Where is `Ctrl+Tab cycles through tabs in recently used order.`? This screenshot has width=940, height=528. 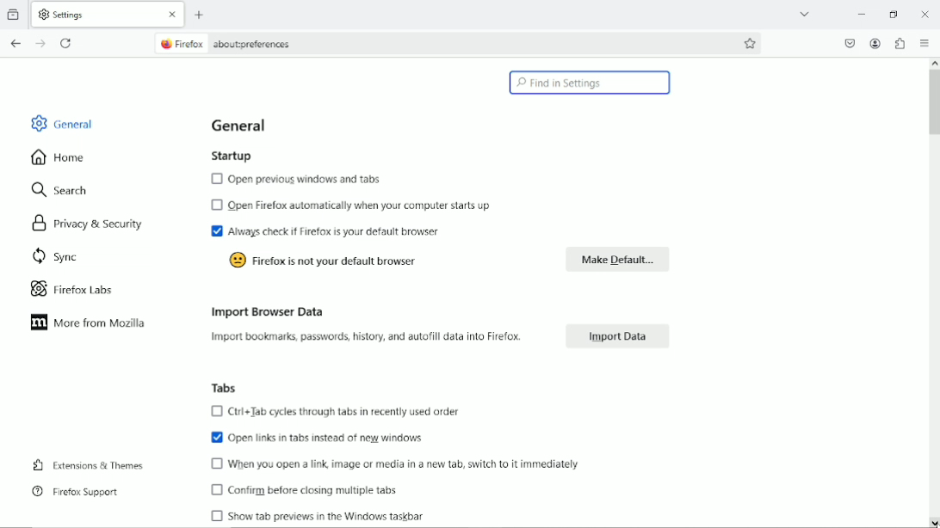 Ctrl+Tab cycles through tabs in recently used order. is located at coordinates (336, 413).